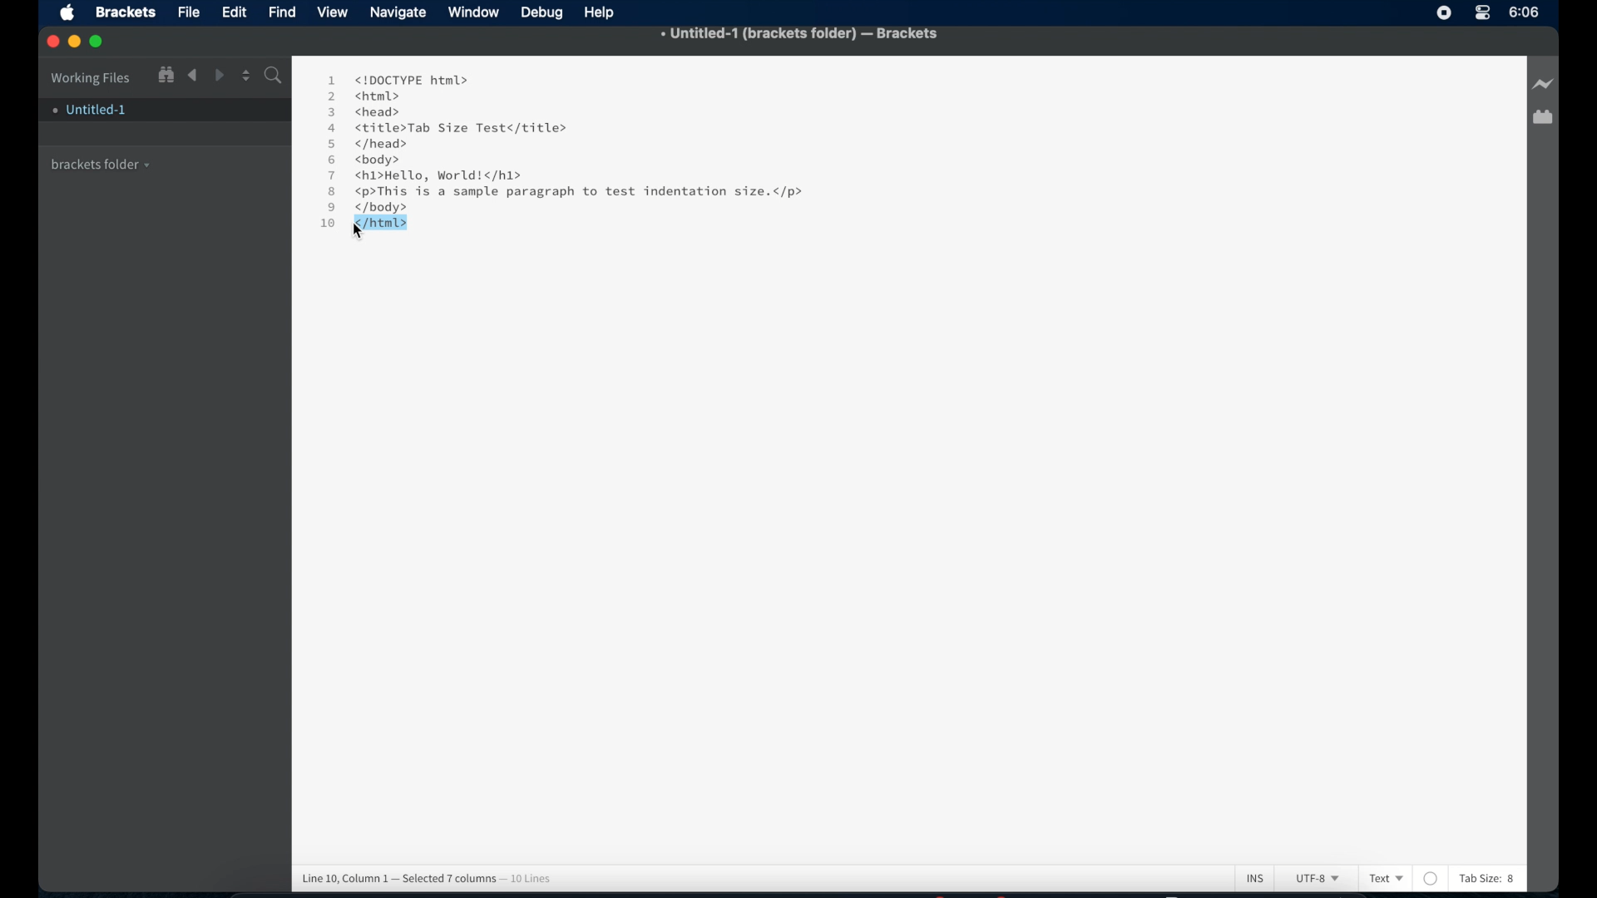 The image size is (1597, 898). I want to click on 9 </body>, so click(379, 207).